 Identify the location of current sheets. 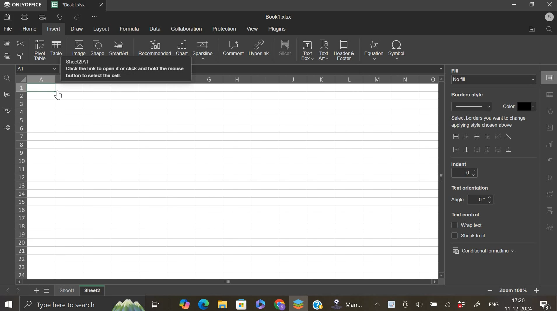
(71, 5).